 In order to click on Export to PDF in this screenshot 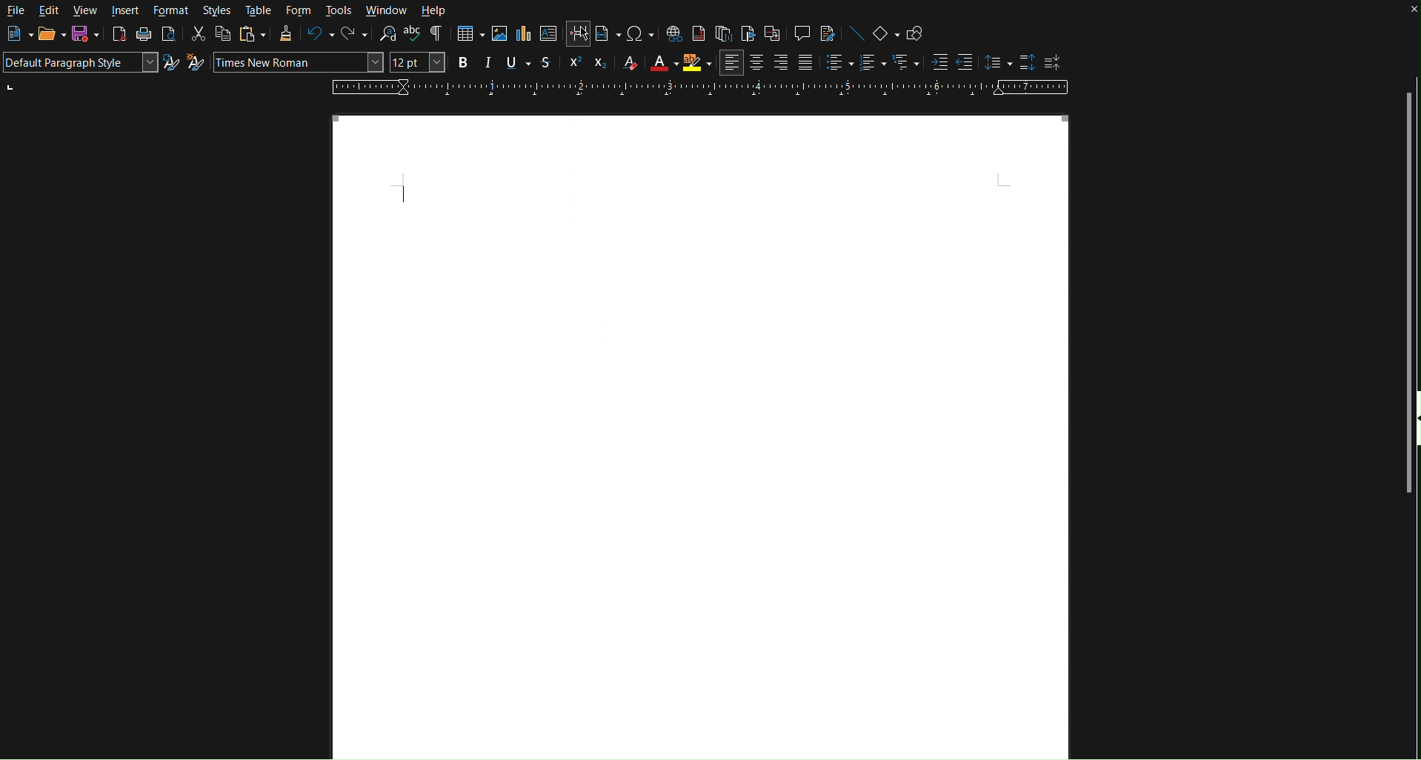, I will do `click(118, 36)`.